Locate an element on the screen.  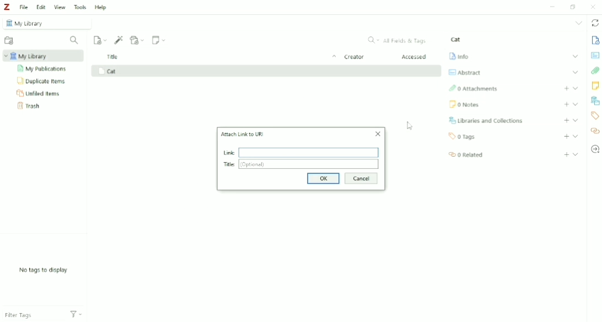
Attachments is located at coordinates (473, 89).